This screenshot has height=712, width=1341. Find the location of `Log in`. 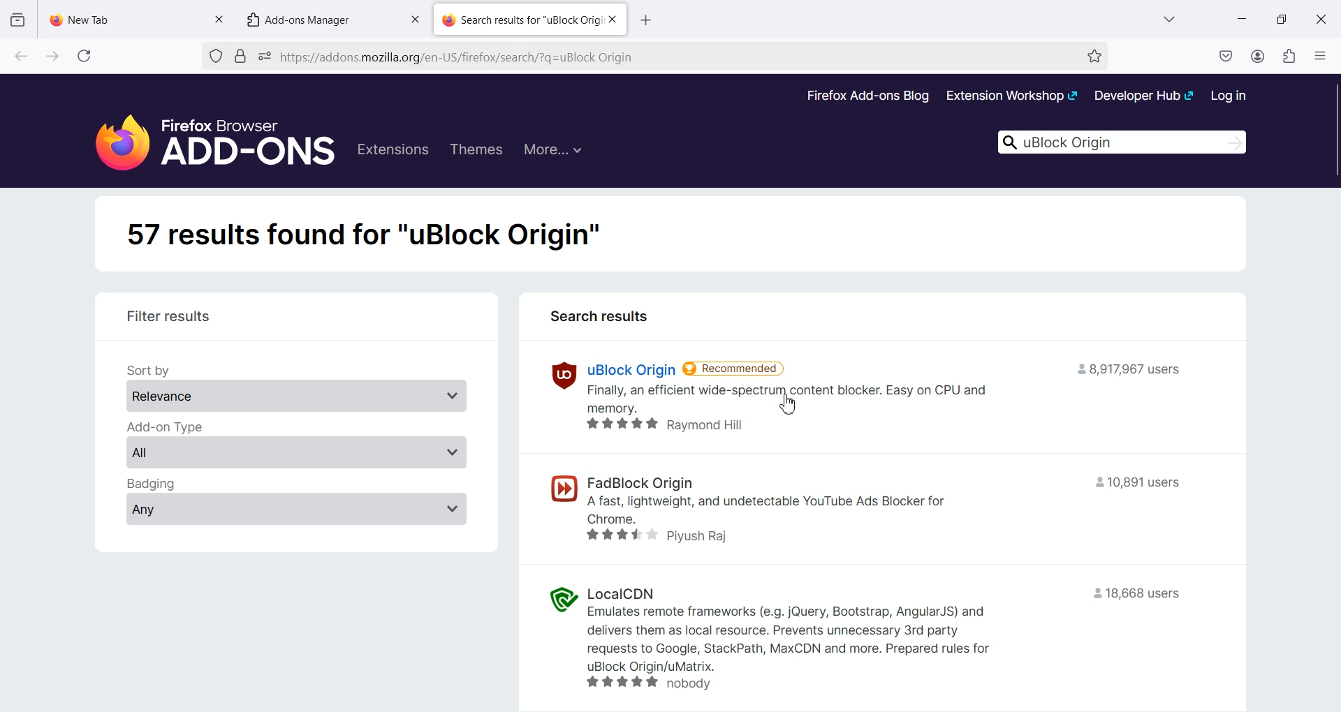

Log in is located at coordinates (1229, 95).